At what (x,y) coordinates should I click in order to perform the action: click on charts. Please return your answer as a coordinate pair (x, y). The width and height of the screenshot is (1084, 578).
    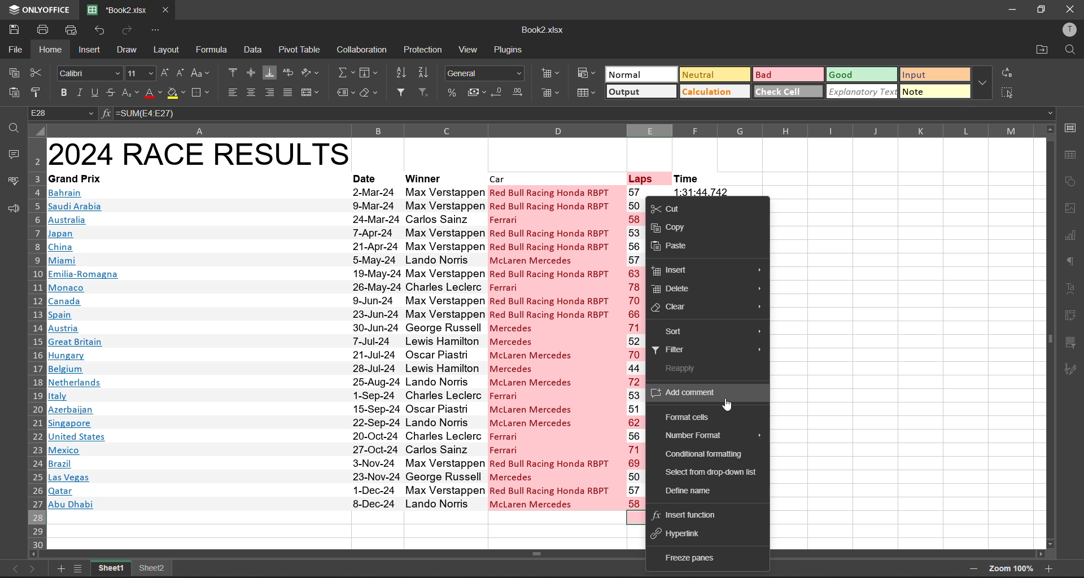
    Looking at the image, I should click on (1070, 234).